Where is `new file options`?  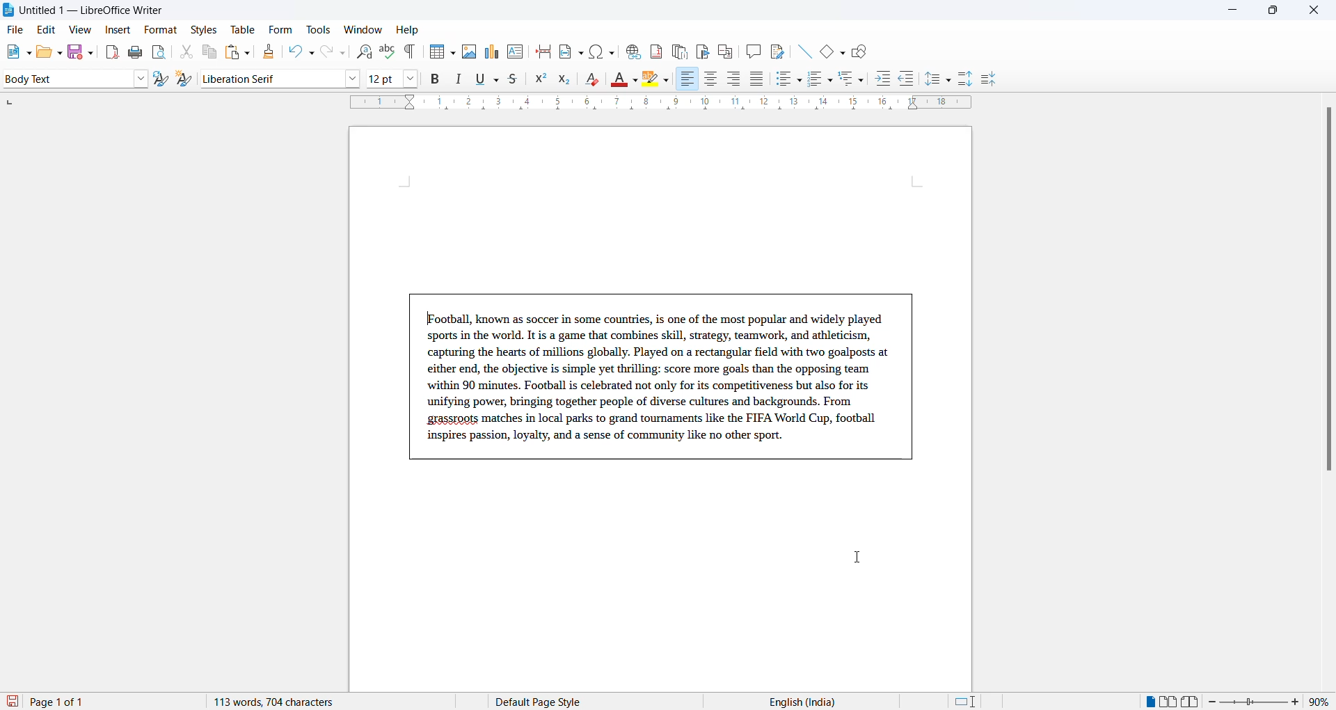
new file options is located at coordinates (15, 53).